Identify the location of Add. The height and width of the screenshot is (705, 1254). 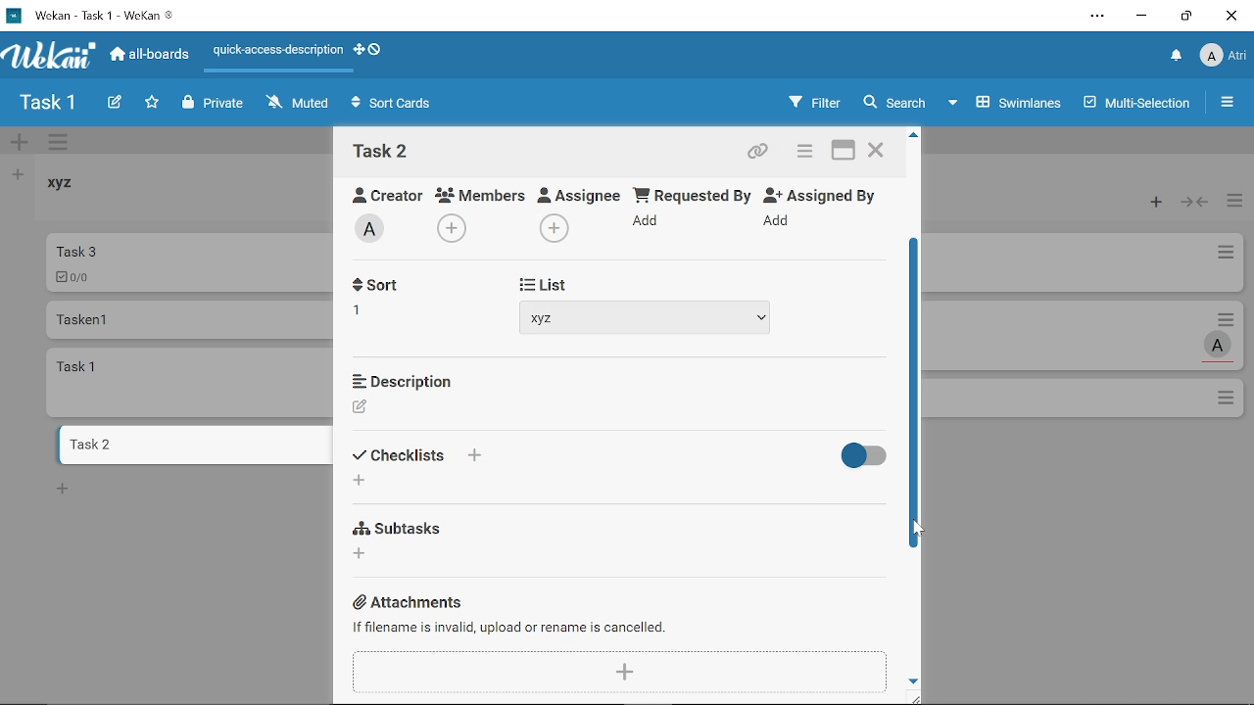
(780, 221).